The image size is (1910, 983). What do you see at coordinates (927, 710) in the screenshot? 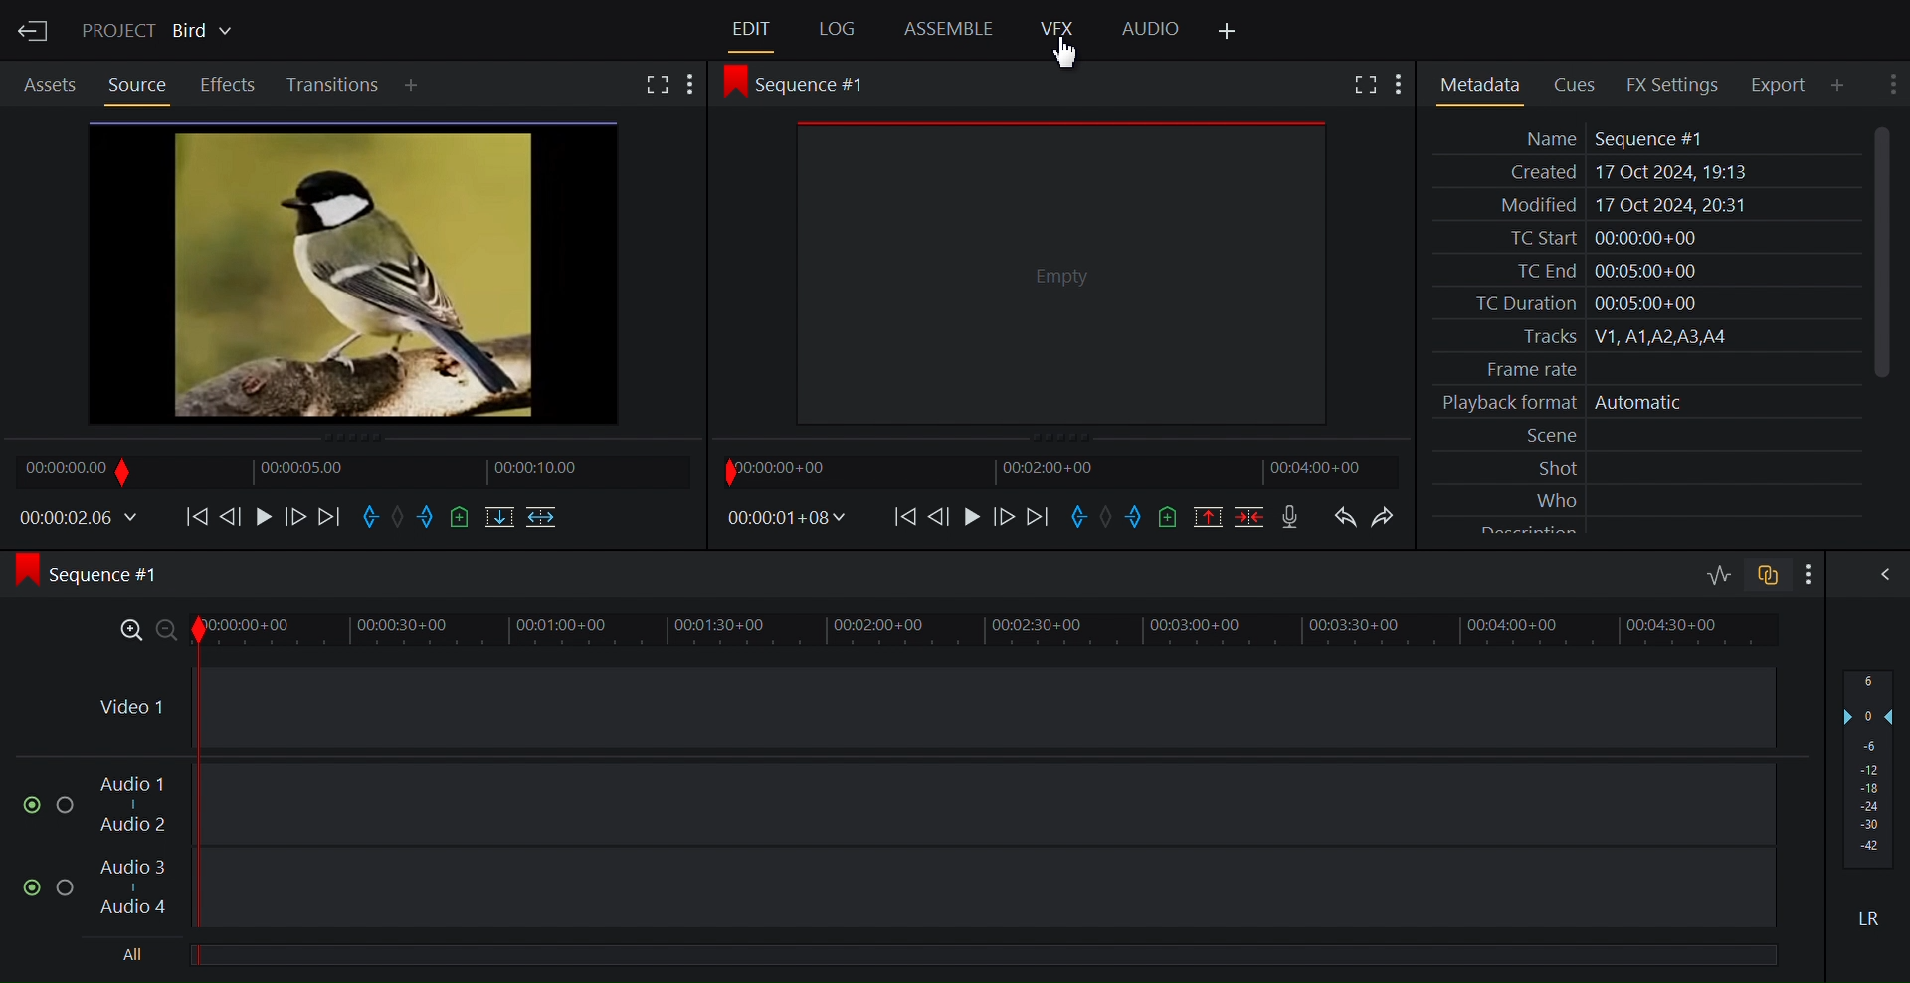
I see `Video Track` at bounding box center [927, 710].